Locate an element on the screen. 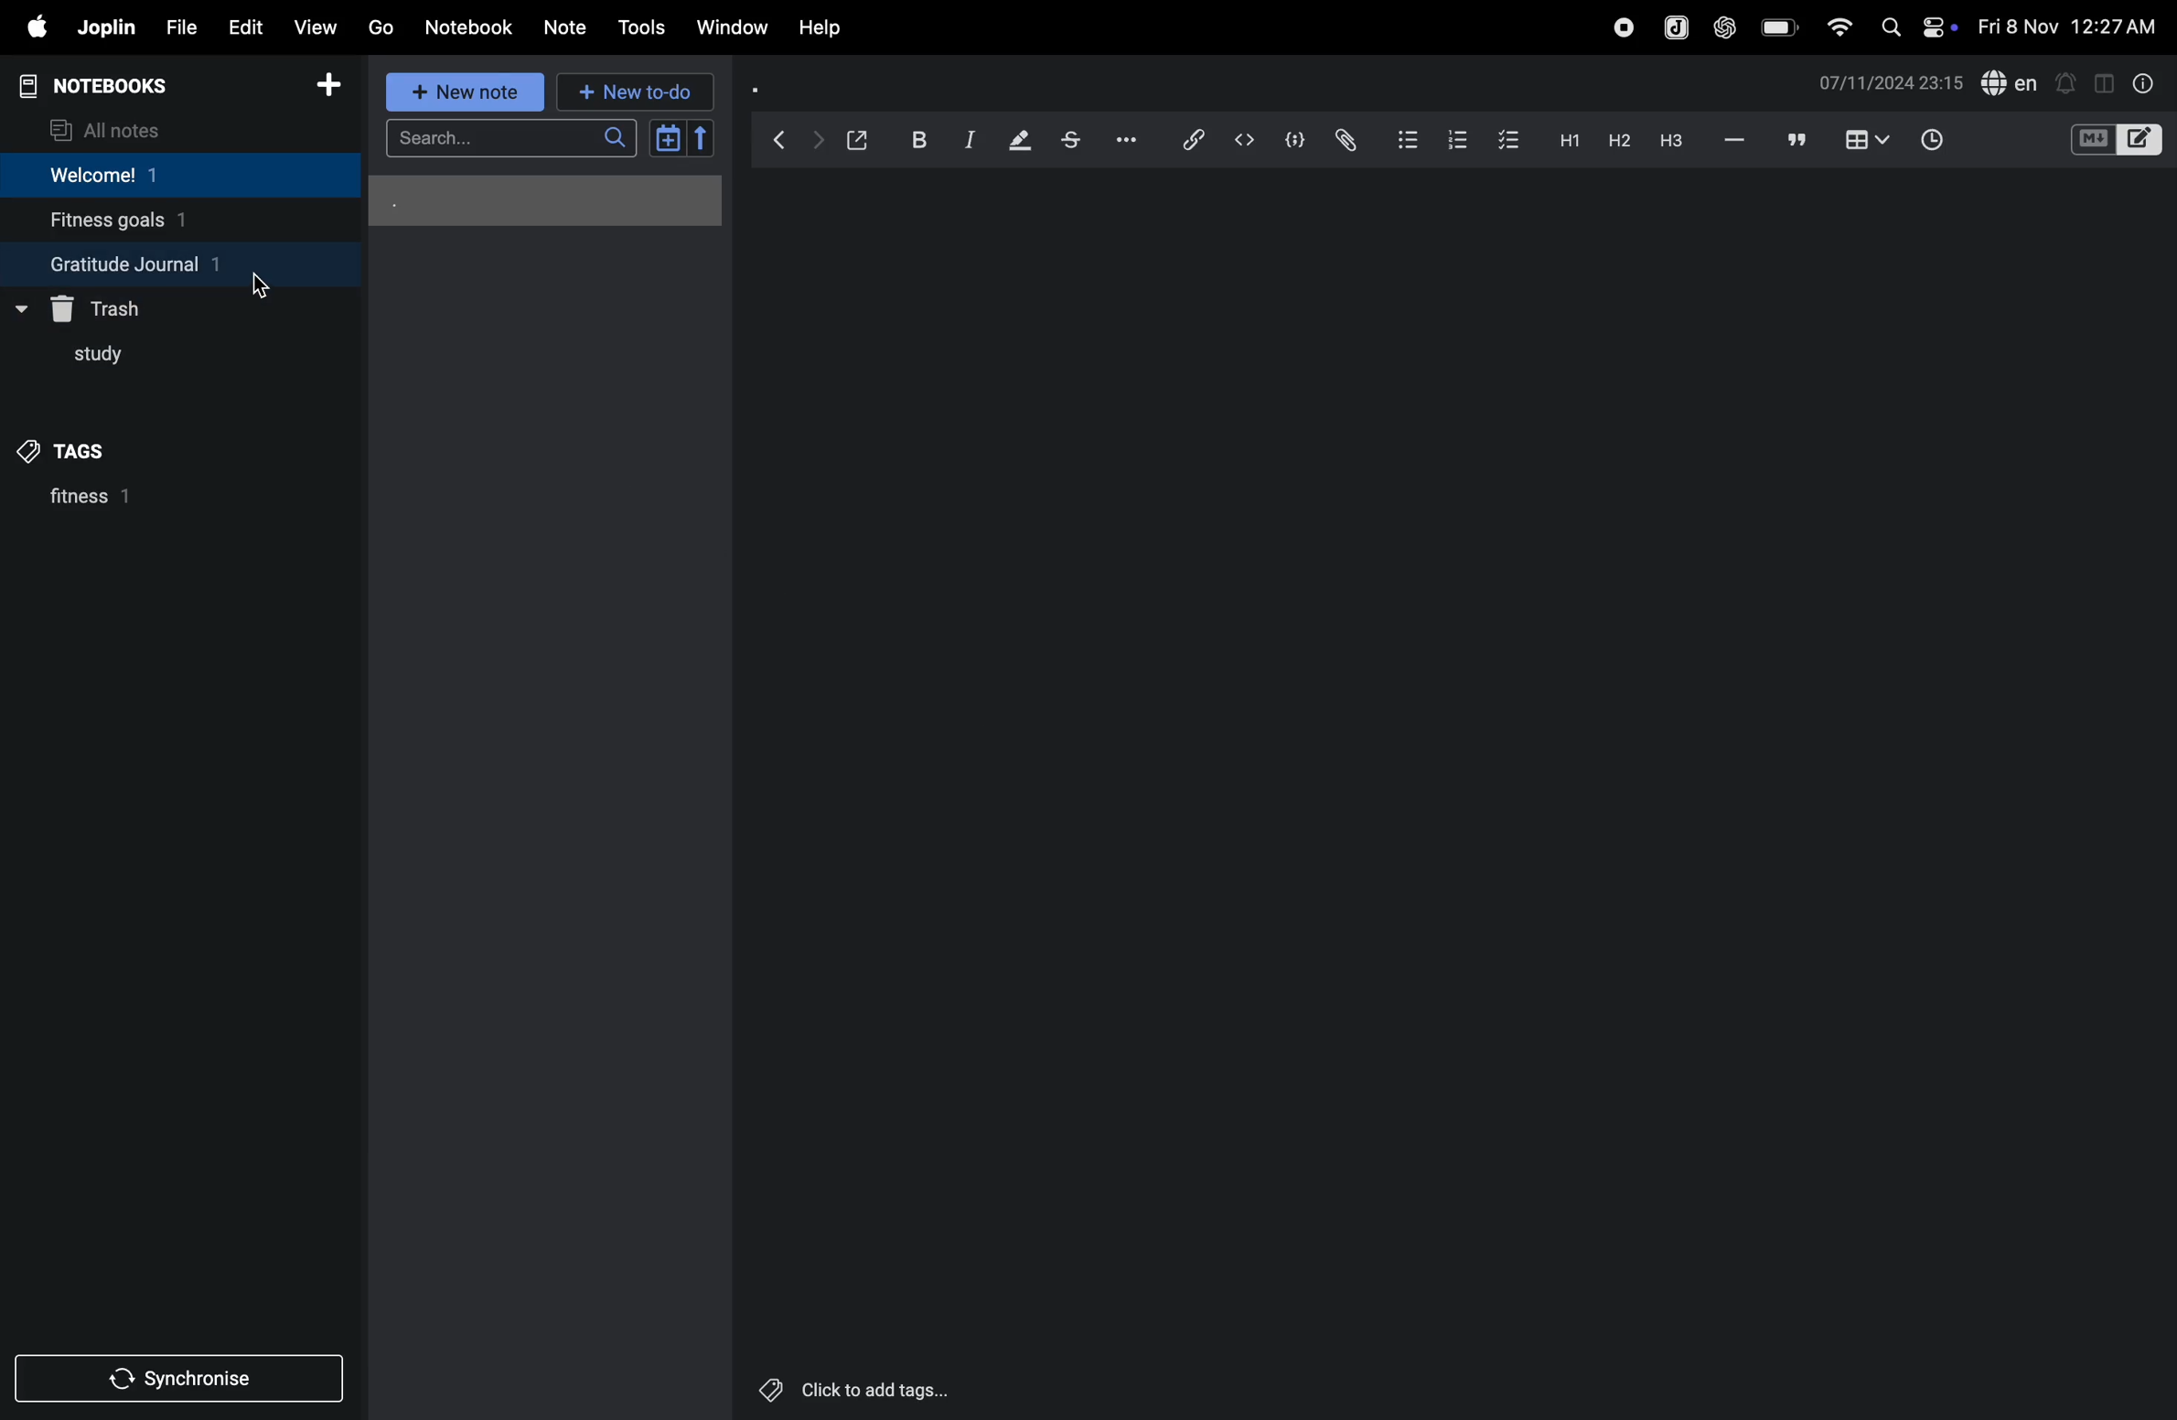 This screenshot has height=1420, width=2177. battery is located at coordinates (1775, 27).